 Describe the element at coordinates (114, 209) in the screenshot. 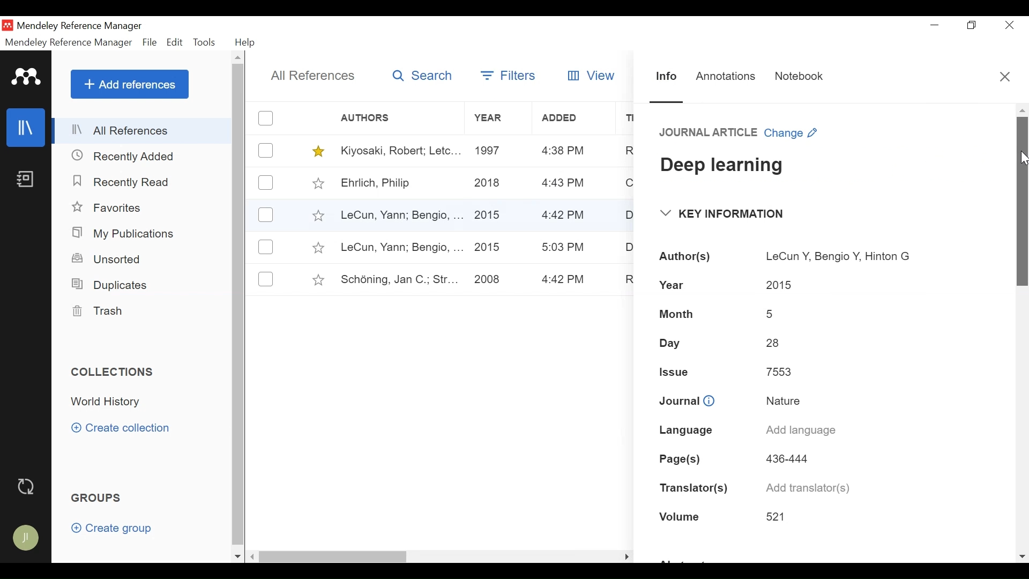

I see `Favorites` at that location.